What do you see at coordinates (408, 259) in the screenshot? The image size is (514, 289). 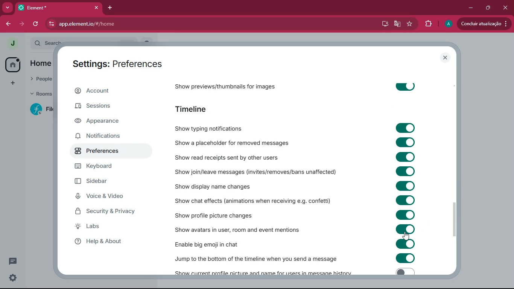 I see `toggle on ` at bounding box center [408, 259].